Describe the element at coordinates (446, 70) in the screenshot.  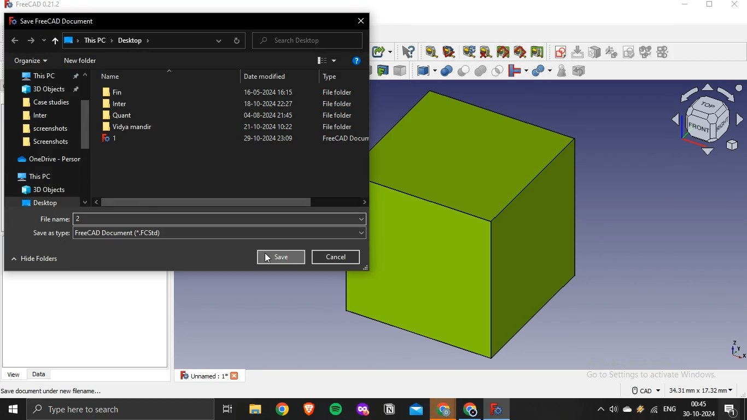
I see `boolean` at that location.